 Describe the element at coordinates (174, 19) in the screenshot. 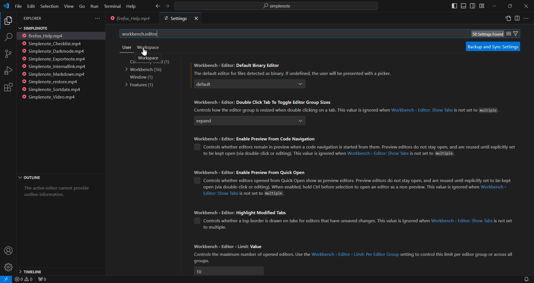

I see `Settings` at that location.